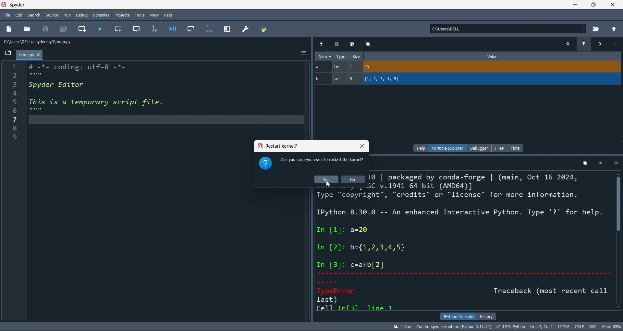 The height and width of the screenshot is (331, 623). Describe the element at coordinates (457, 249) in the screenshot. I see `ype Lopyrigie credits or LiLlChsc TO more iAnroriaLion.
IPython 8.30.0 -- An enhanced Interactive Python. Type '?' for help.
In [1]: a=20

In [2]: b={1,2,3,4,5}

In [3]: c=a+b[2]

TypeError Traceback (most recent call
last)

Fell Tulf21 12me 1` at that location.